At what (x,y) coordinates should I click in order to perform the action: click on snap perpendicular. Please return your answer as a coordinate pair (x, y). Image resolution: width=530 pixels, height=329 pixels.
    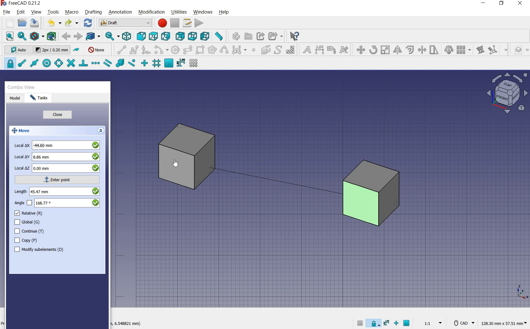
    Looking at the image, I should click on (84, 63).